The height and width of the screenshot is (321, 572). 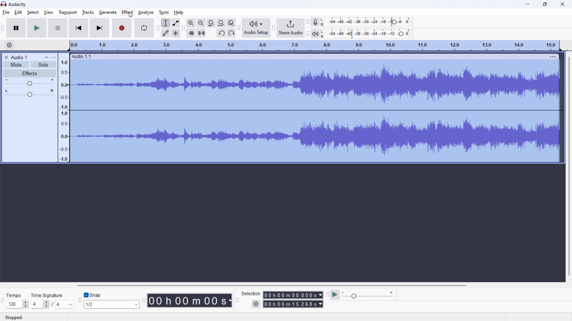 I want to click on playback level, so click(x=369, y=34).